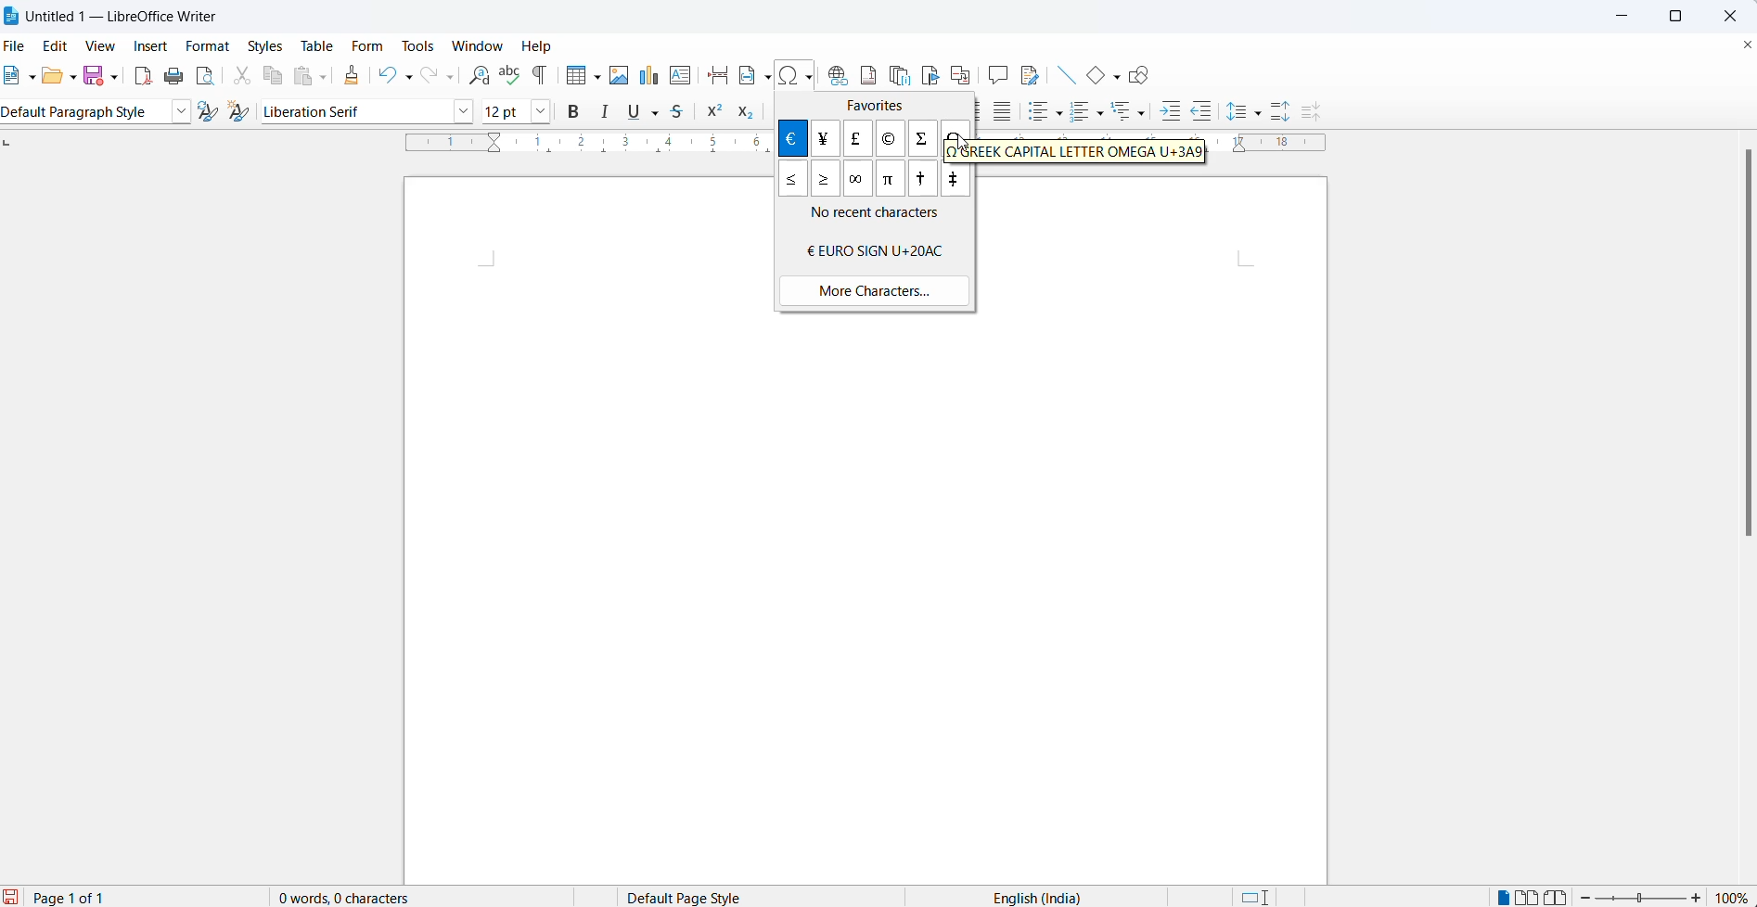 The width and height of the screenshot is (1757, 907). I want to click on paragraph style, so click(176, 112).